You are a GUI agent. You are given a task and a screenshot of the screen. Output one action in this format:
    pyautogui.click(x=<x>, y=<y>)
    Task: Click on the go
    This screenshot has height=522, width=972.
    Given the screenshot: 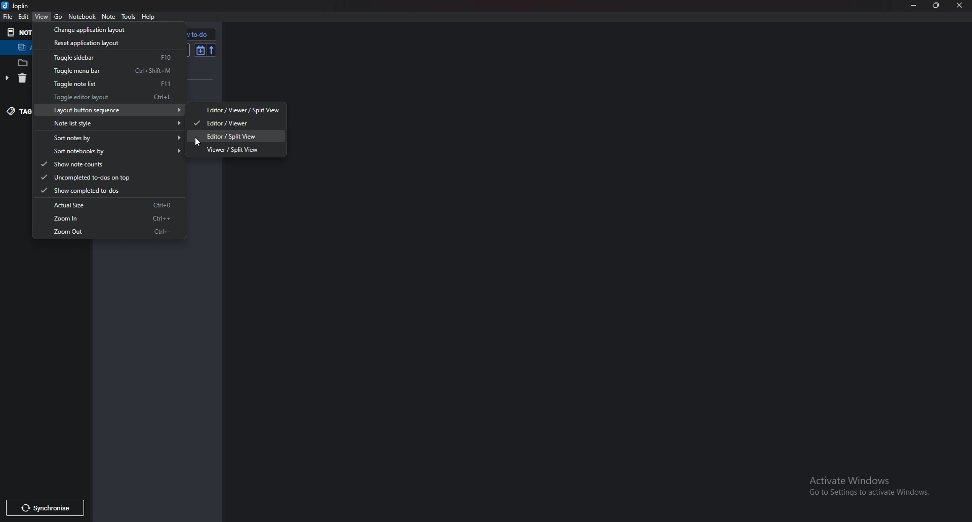 What is the action you would take?
    pyautogui.click(x=59, y=16)
    